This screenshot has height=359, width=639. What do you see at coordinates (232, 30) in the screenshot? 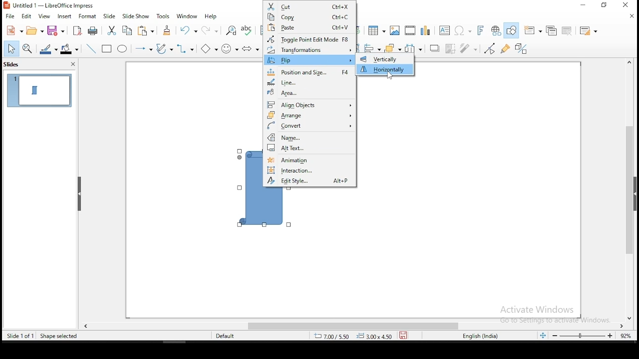
I see `find and replace` at bounding box center [232, 30].